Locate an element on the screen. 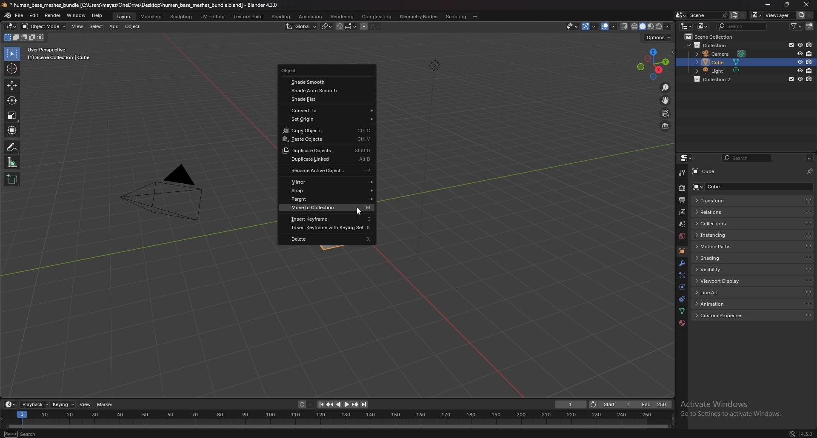 This screenshot has height=438, width=817. paste obects is located at coordinates (326, 139).